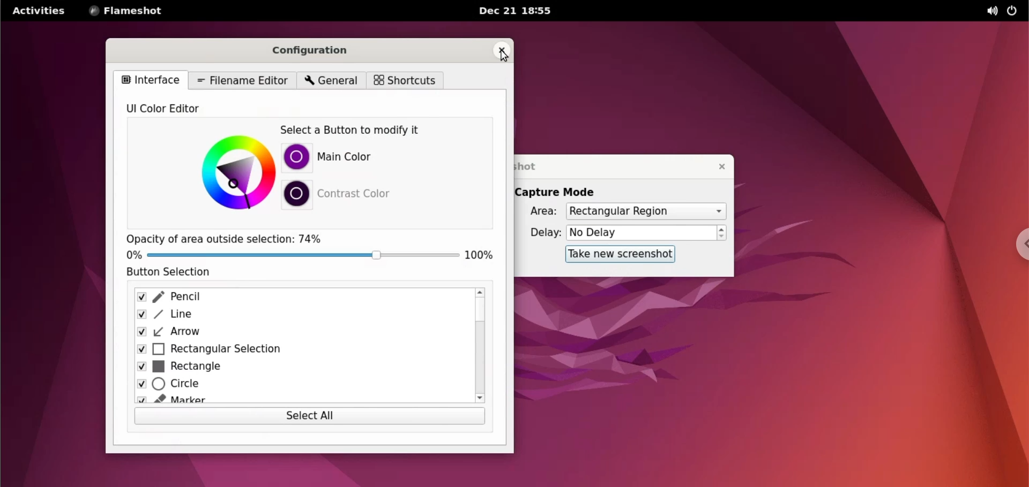 Image resolution: width=1029 pixels, height=487 pixels. What do you see at coordinates (558, 192) in the screenshot?
I see `capture mode` at bounding box center [558, 192].